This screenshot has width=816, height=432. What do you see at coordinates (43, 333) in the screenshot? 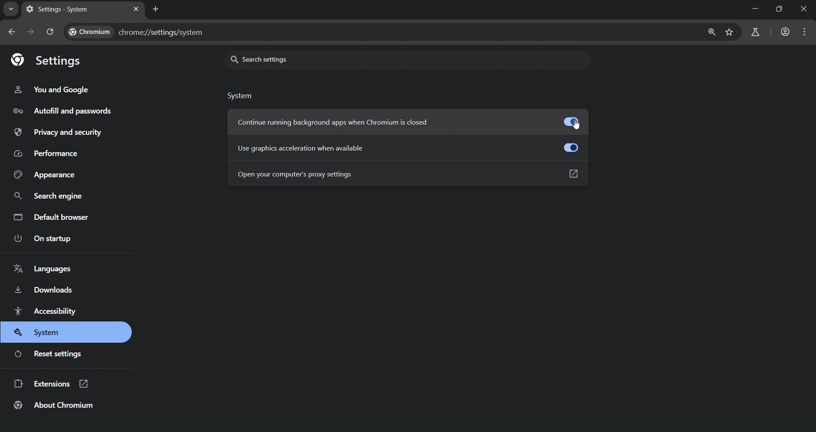
I see `system` at bounding box center [43, 333].